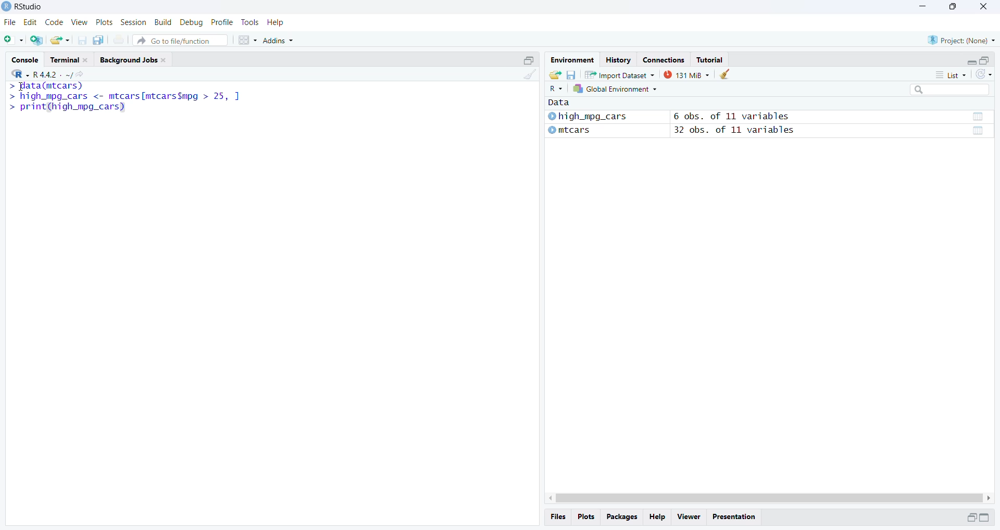 The width and height of the screenshot is (1000, 530). I want to click on minimize, so click(971, 519).